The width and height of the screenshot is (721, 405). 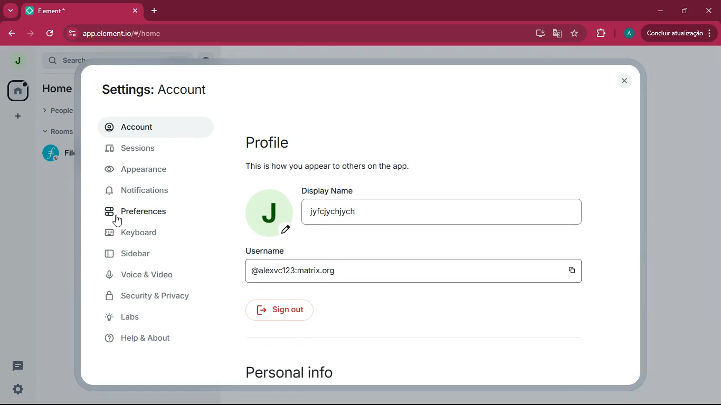 What do you see at coordinates (56, 109) in the screenshot?
I see `people` at bounding box center [56, 109].